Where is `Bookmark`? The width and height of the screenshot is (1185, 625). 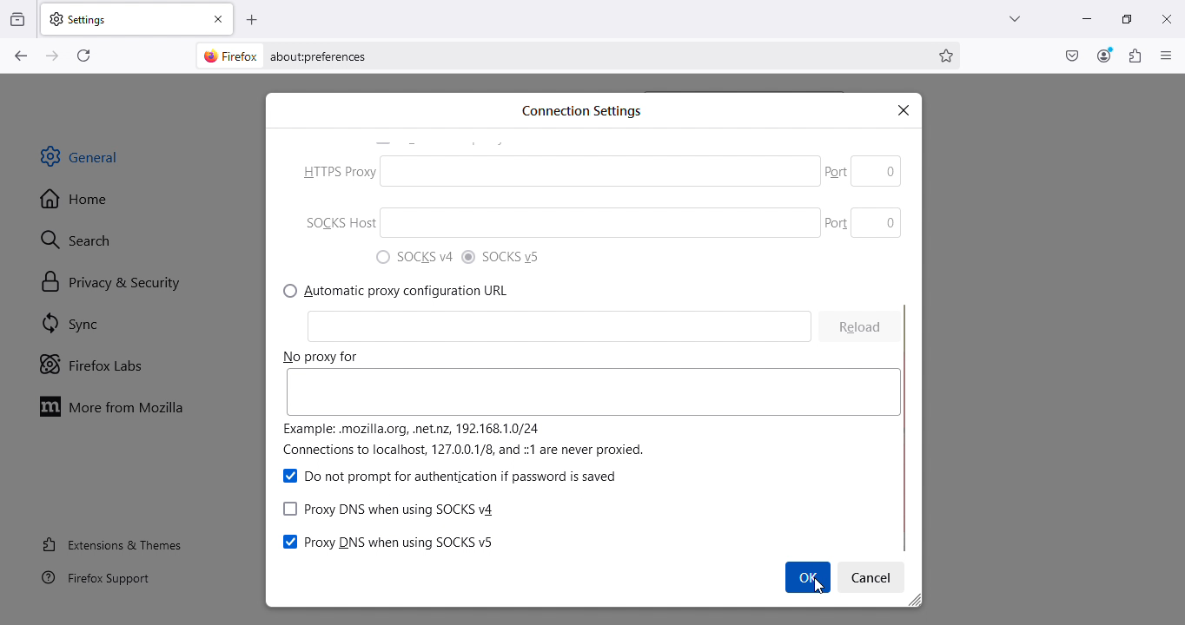
Bookmark is located at coordinates (948, 56).